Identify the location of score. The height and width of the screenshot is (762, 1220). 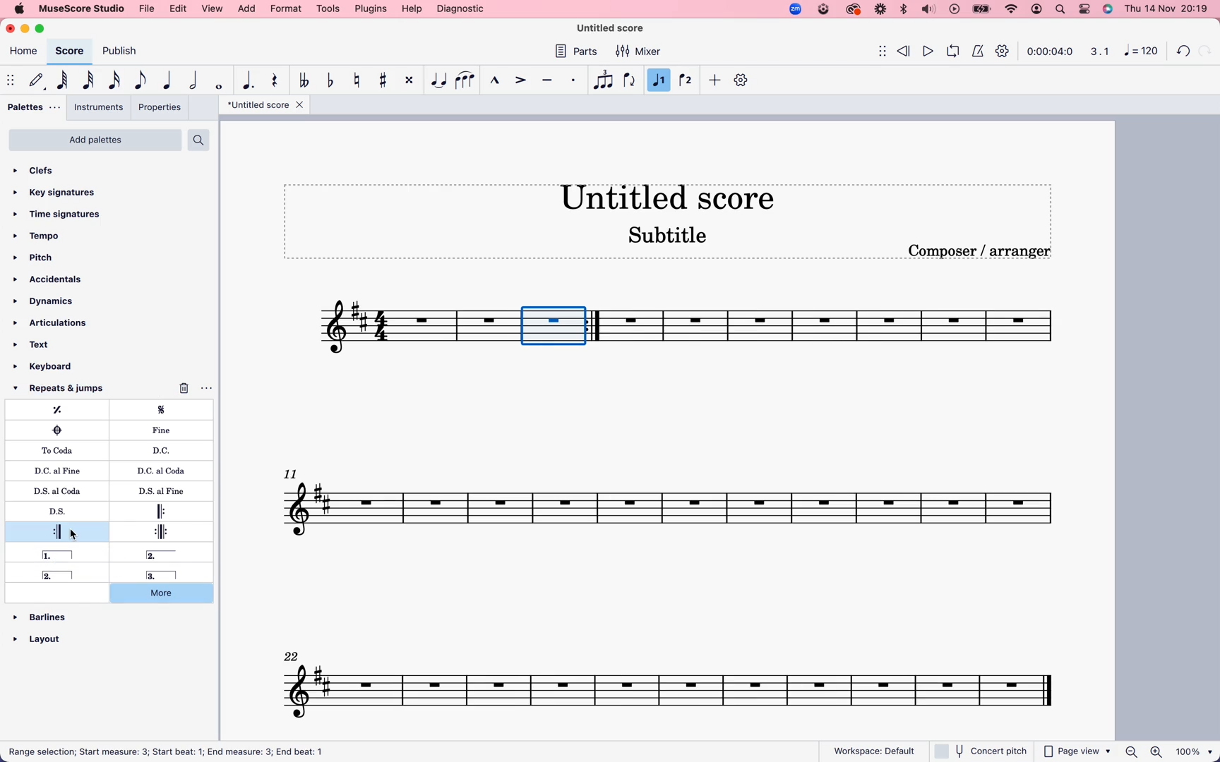
(676, 681).